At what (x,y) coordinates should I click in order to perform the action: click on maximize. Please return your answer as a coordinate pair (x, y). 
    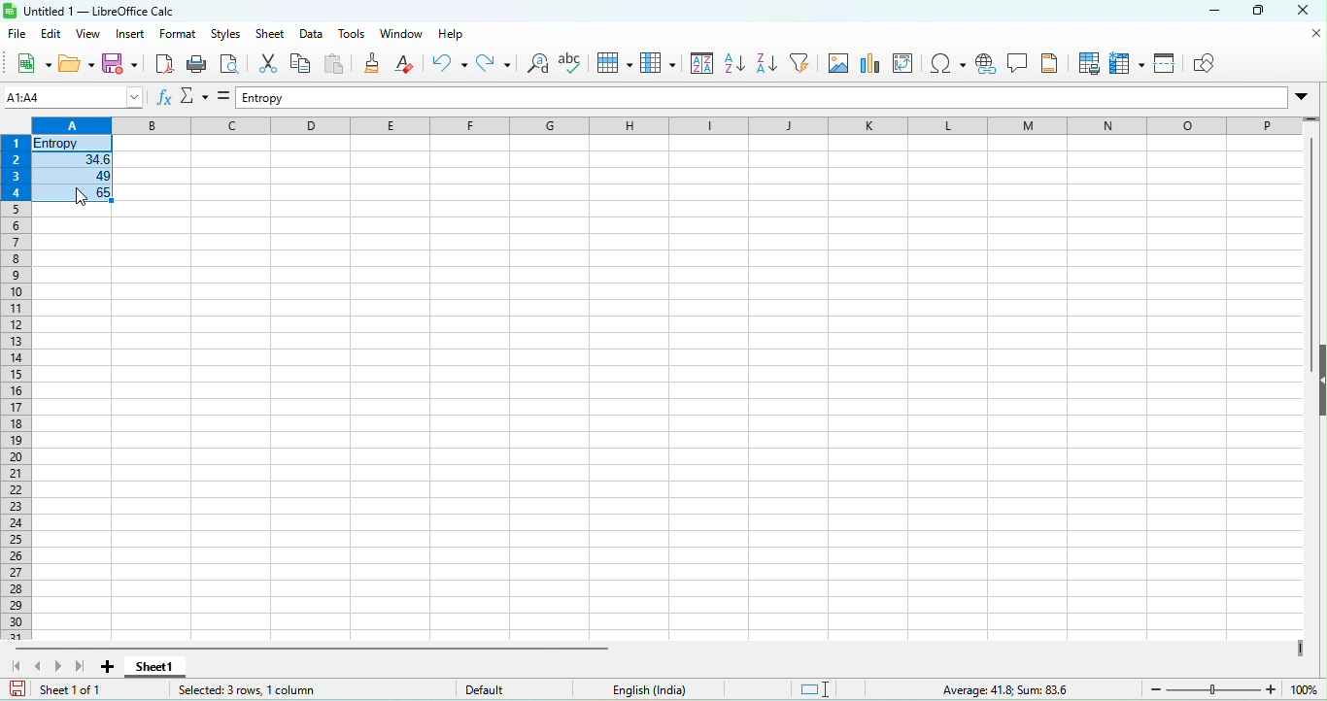
    Looking at the image, I should click on (1262, 13).